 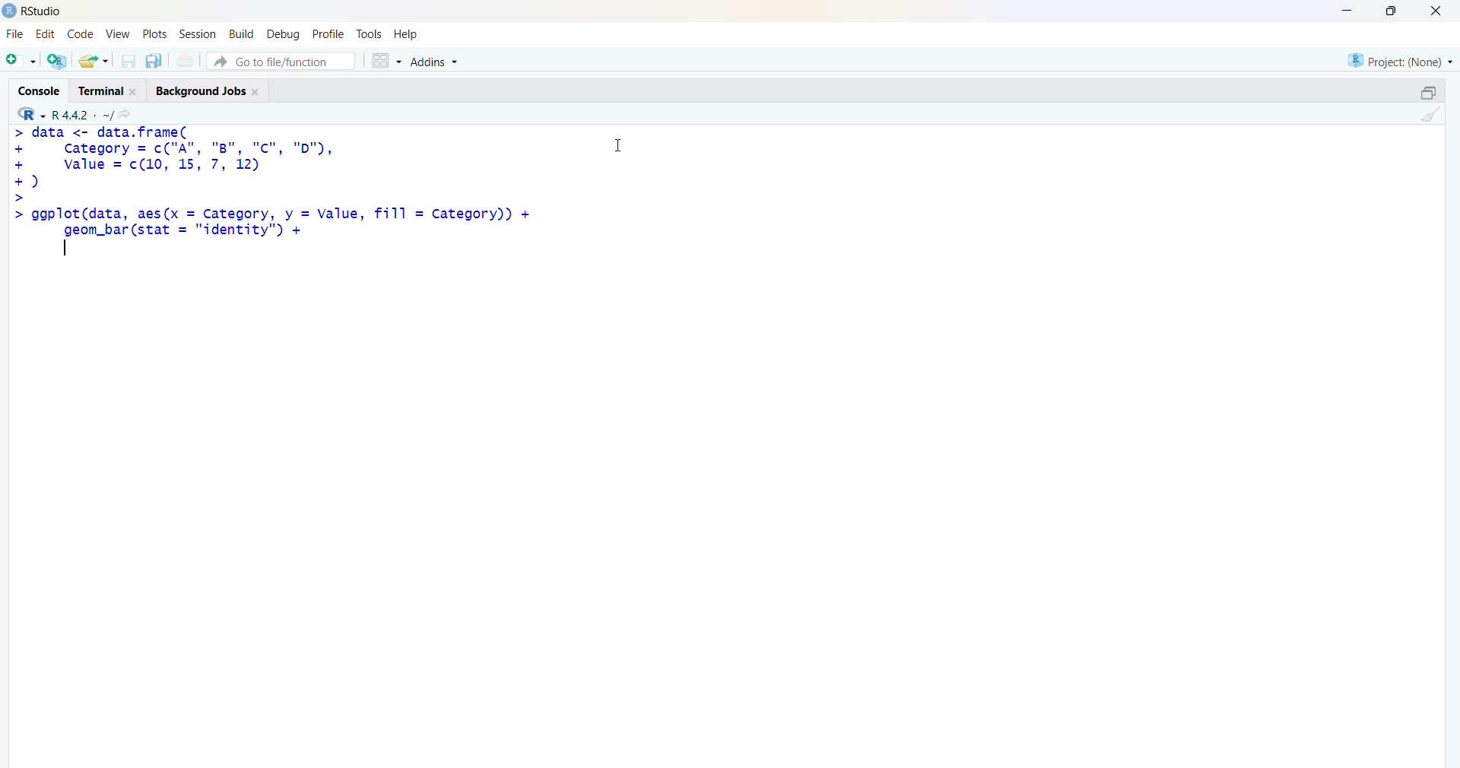 I want to click on  R language version - R 4.4.2, so click(x=82, y=113).